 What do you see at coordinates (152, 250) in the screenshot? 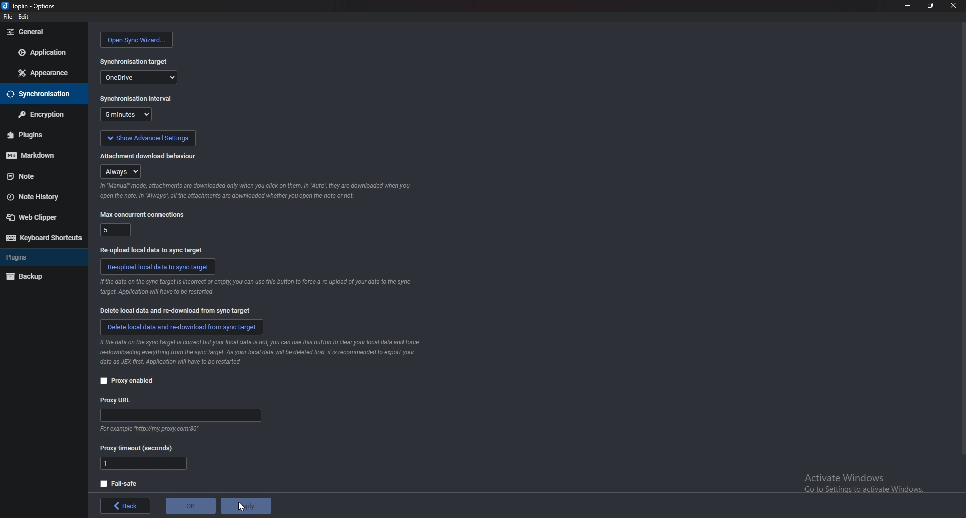
I see `re upload local data to sync target` at bounding box center [152, 250].